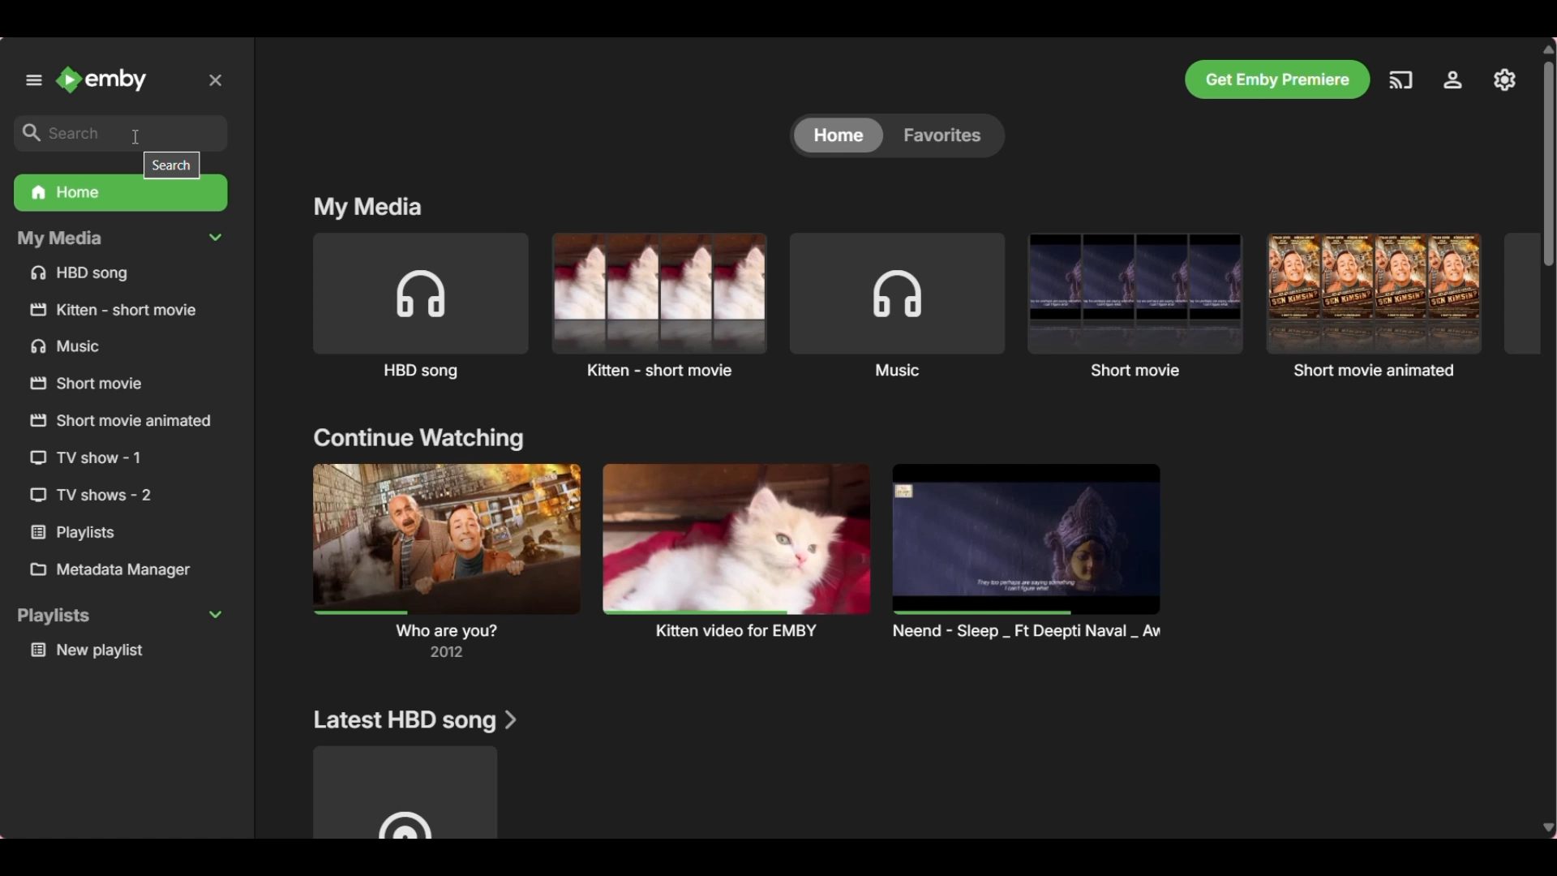 This screenshot has height=876, width=1557. I want to click on Click to go to home, so click(101, 79).